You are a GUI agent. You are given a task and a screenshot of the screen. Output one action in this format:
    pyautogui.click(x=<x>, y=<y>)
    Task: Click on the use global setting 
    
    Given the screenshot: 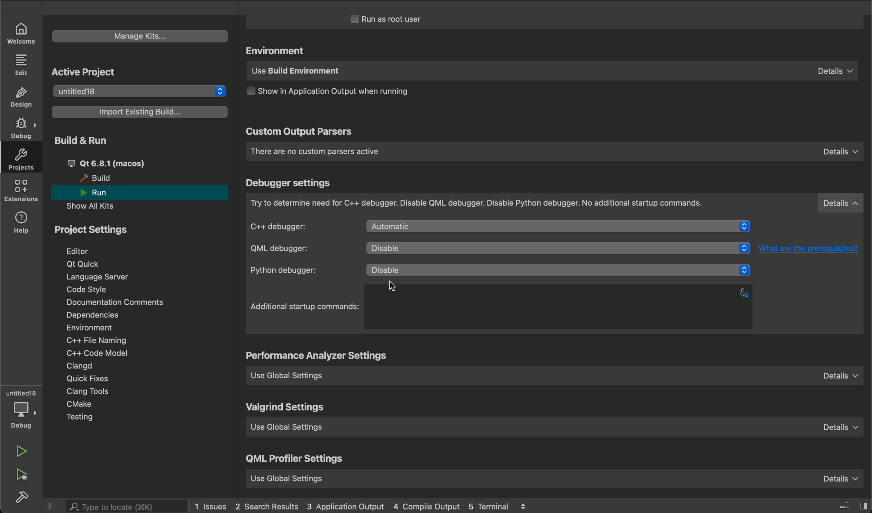 What is the action you would take?
    pyautogui.click(x=557, y=430)
    